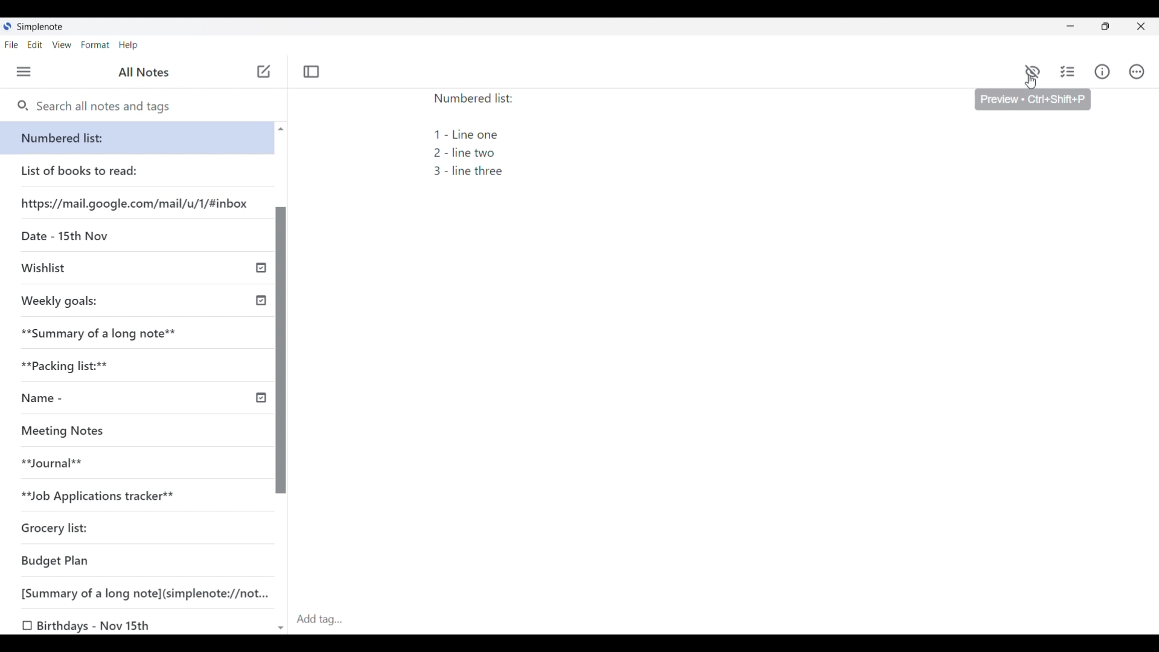 Image resolution: width=1159 pixels, height=652 pixels. I want to click on Birthdays - Nov 15th, so click(99, 624).